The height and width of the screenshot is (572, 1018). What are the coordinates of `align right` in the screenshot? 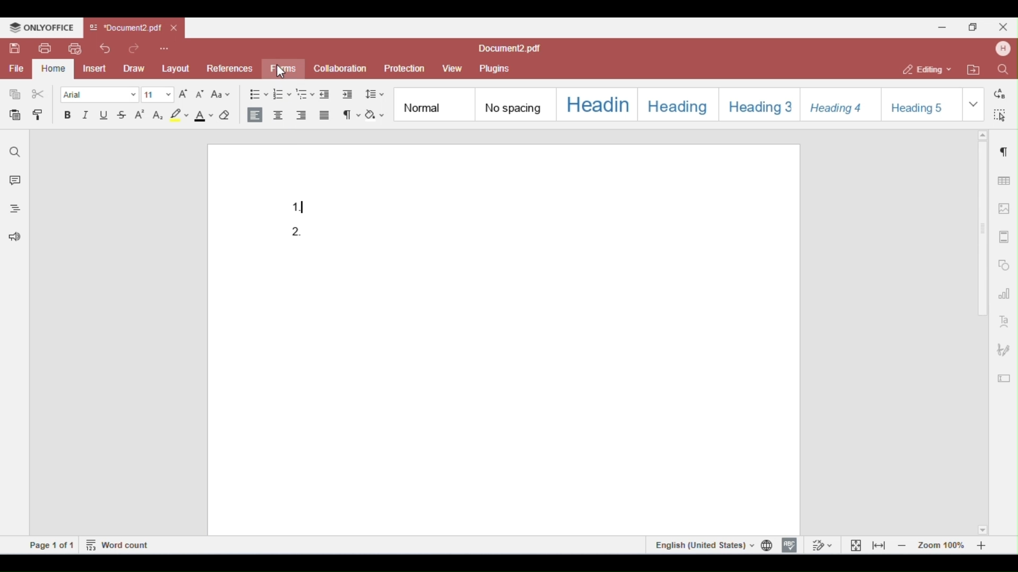 It's located at (301, 115).